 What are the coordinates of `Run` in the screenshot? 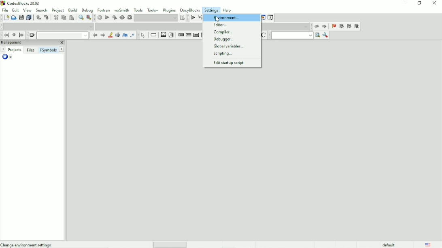 It's located at (107, 17).